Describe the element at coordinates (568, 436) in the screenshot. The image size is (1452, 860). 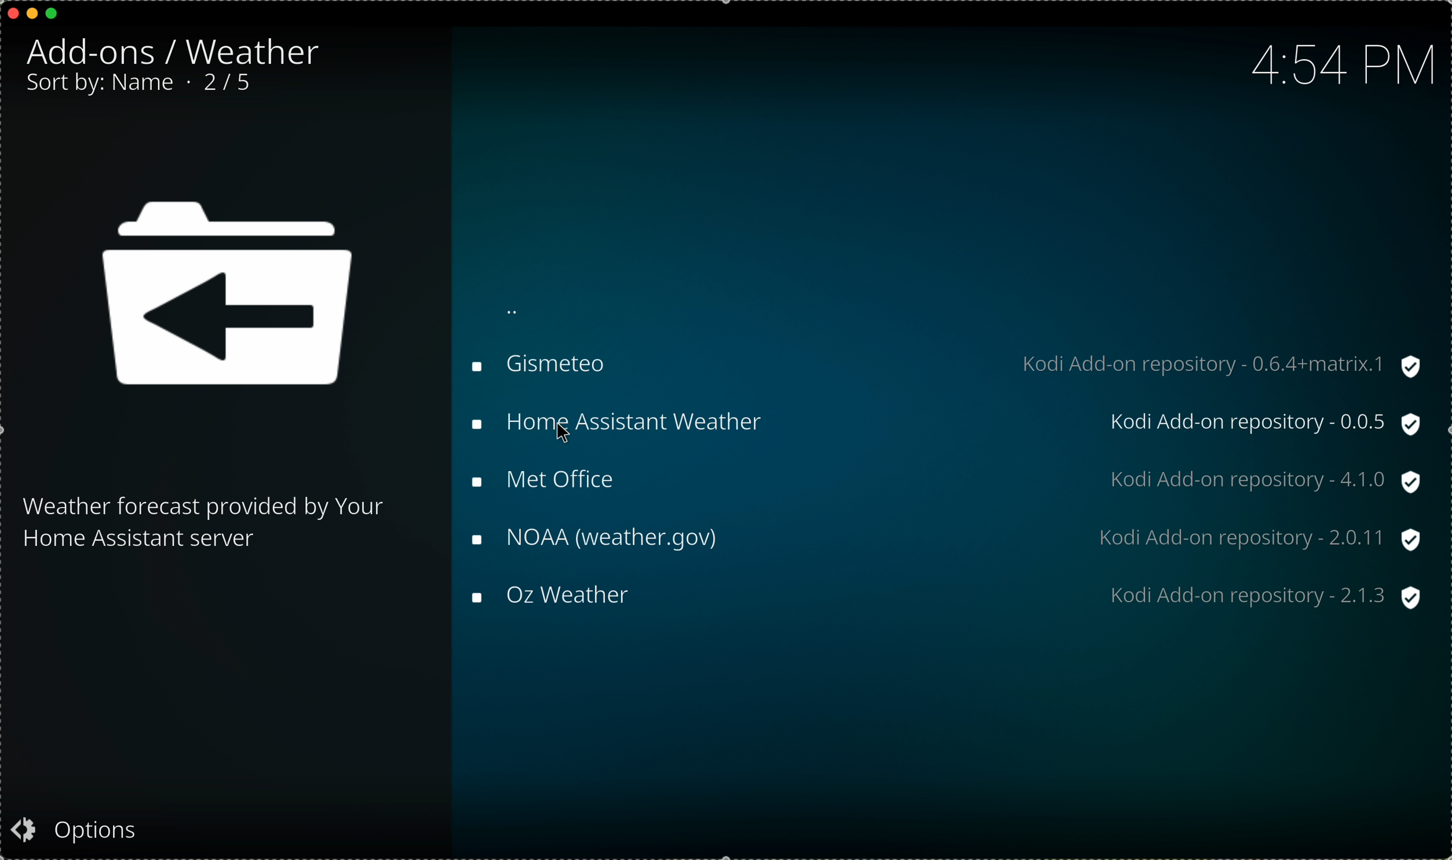
I see `cursor` at that location.